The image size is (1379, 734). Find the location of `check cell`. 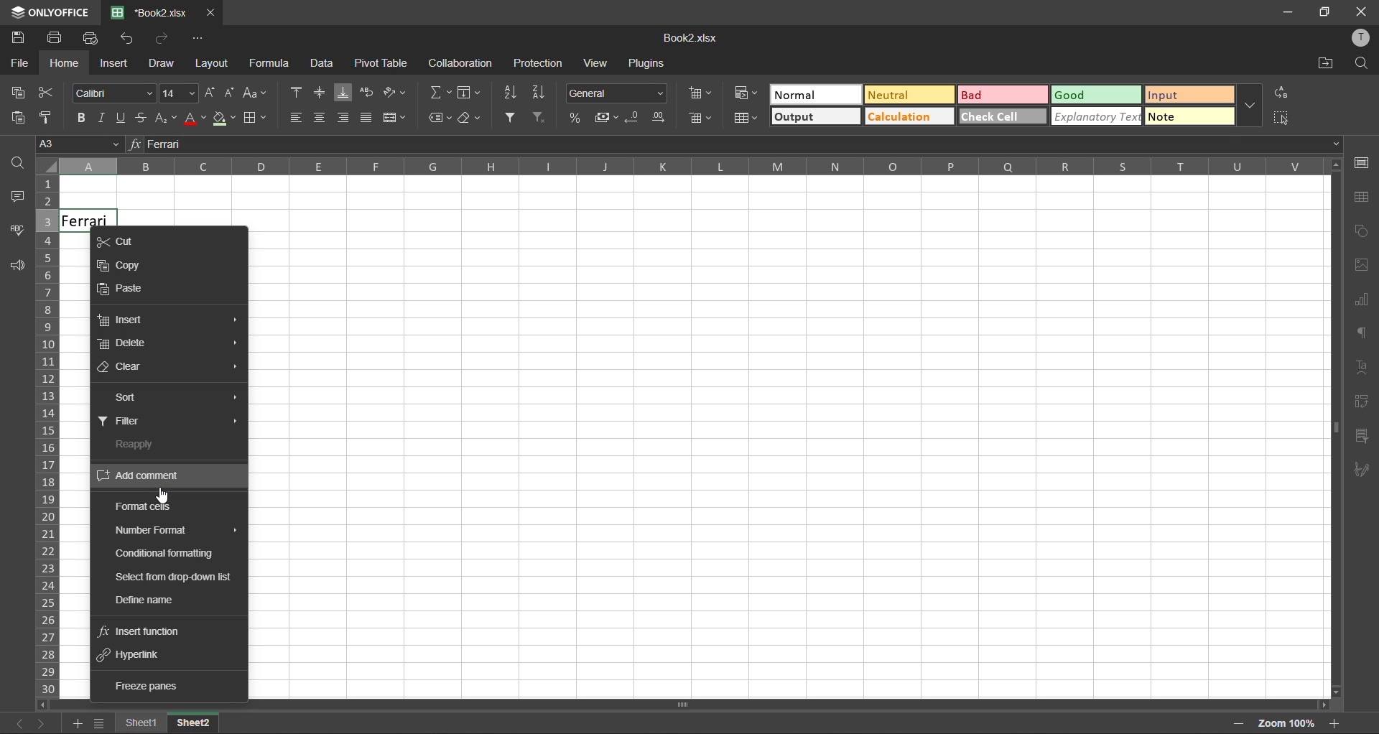

check cell is located at coordinates (996, 119).